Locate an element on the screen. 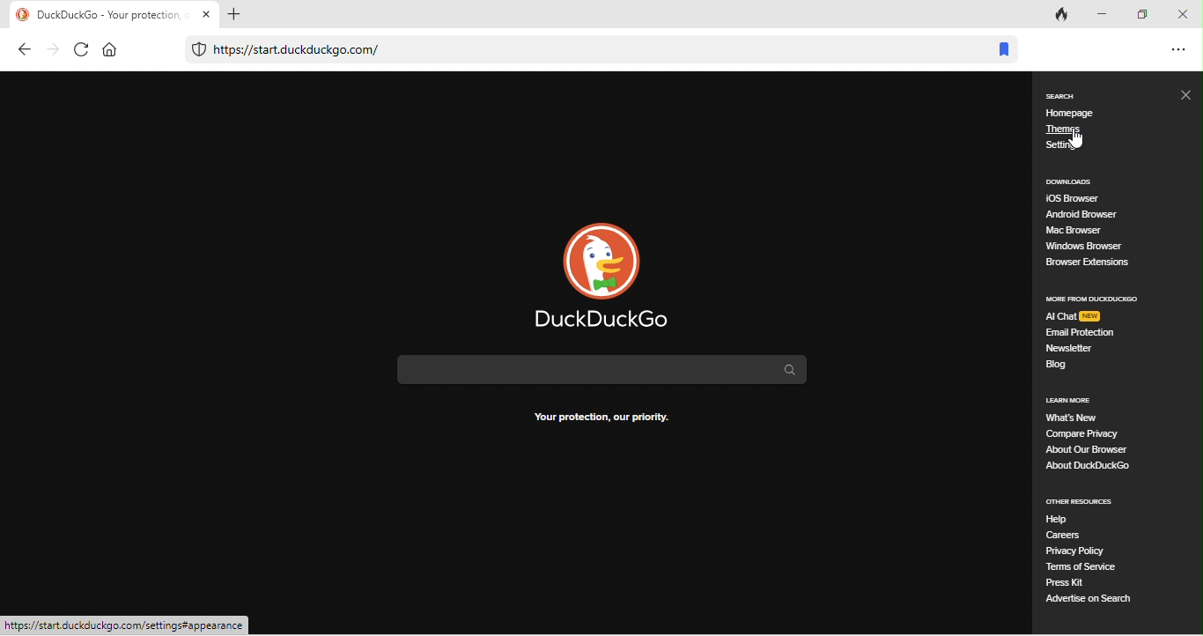 Image resolution: width=1203 pixels, height=636 pixels. refresh is located at coordinates (79, 49).